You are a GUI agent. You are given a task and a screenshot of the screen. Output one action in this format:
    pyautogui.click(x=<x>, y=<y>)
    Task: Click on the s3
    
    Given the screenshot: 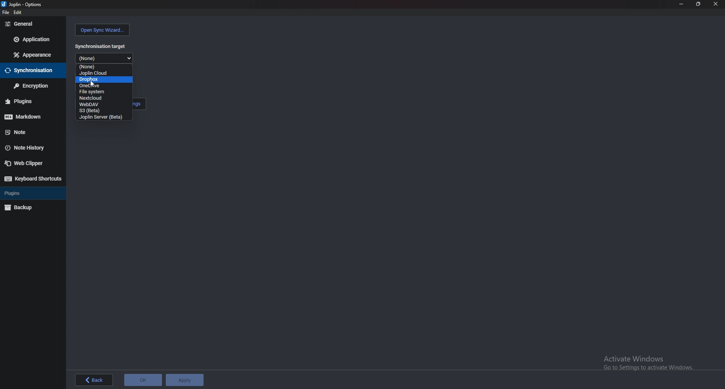 What is the action you would take?
    pyautogui.click(x=94, y=111)
    